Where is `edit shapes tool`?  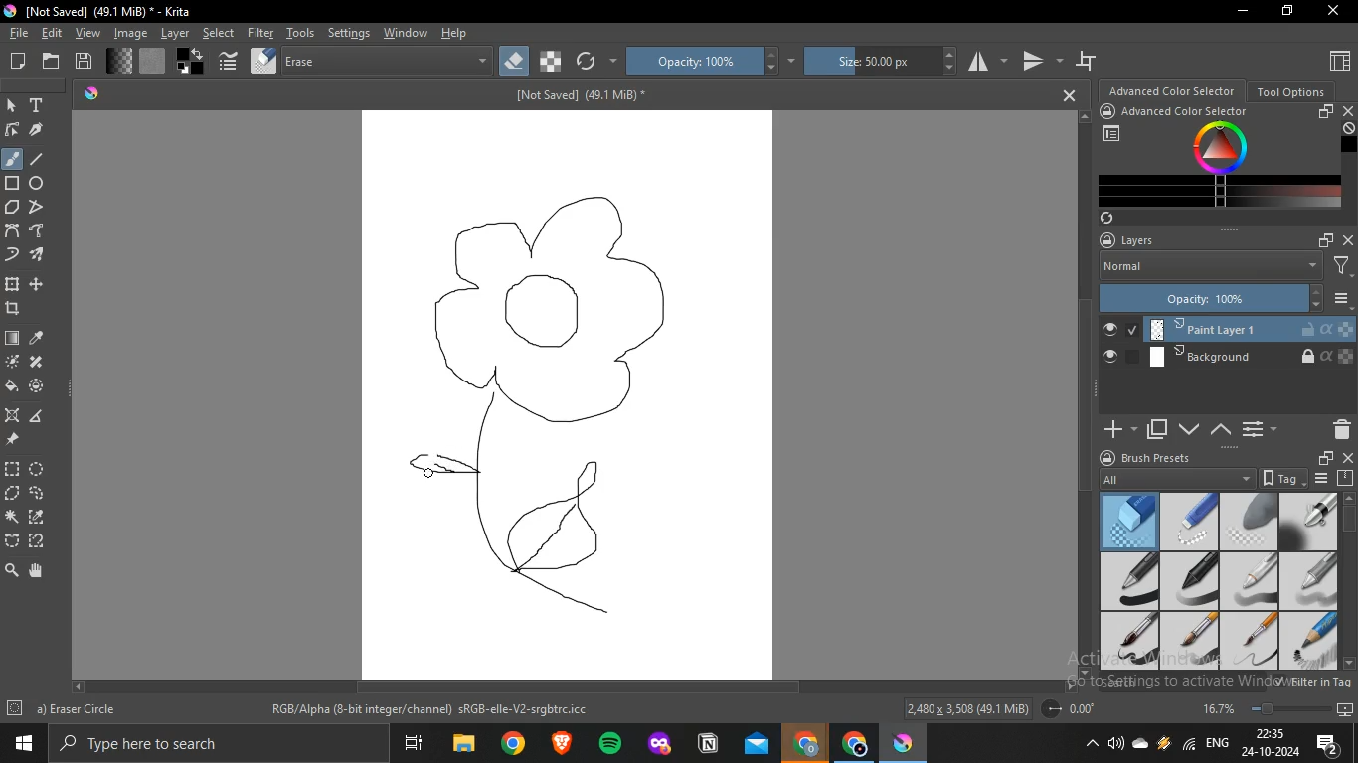 edit shapes tool is located at coordinates (13, 130).